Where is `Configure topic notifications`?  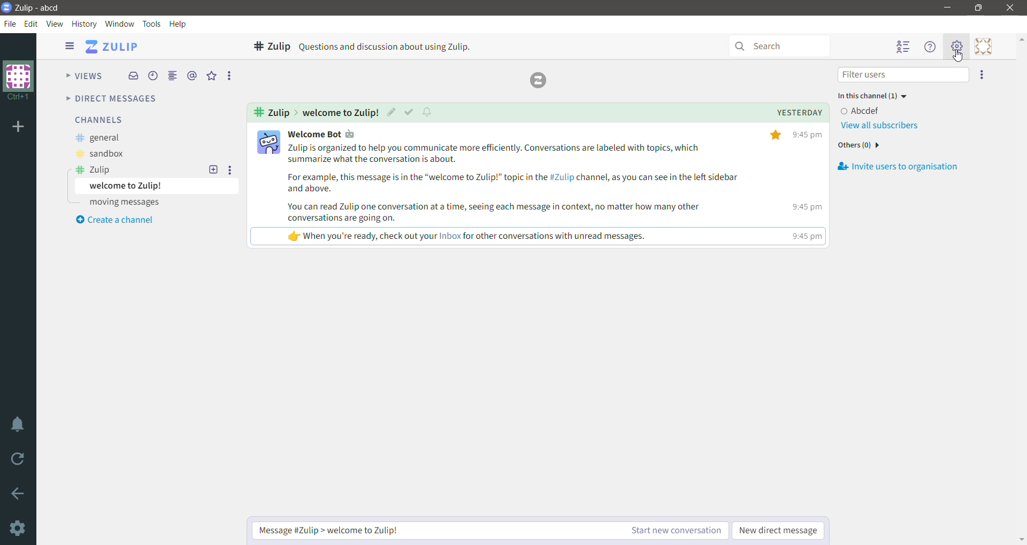
Configure topic notifications is located at coordinates (431, 113).